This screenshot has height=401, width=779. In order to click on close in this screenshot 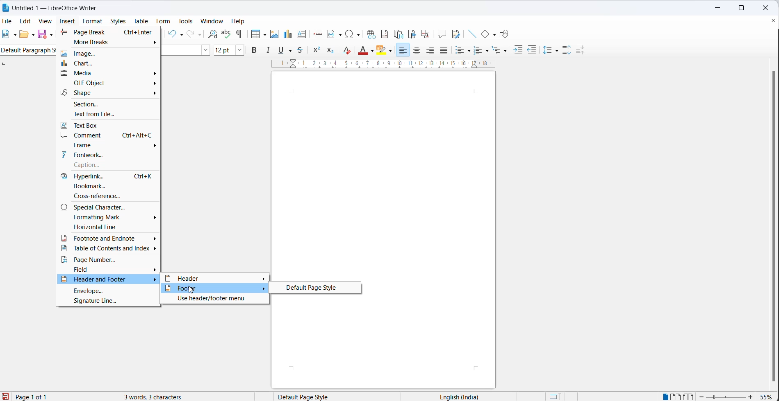, I will do `click(769, 20)`.